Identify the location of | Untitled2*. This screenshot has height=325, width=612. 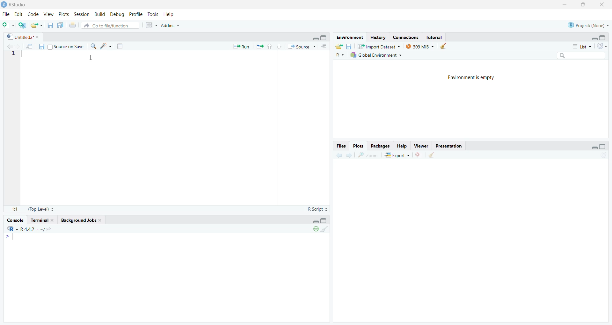
(20, 37).